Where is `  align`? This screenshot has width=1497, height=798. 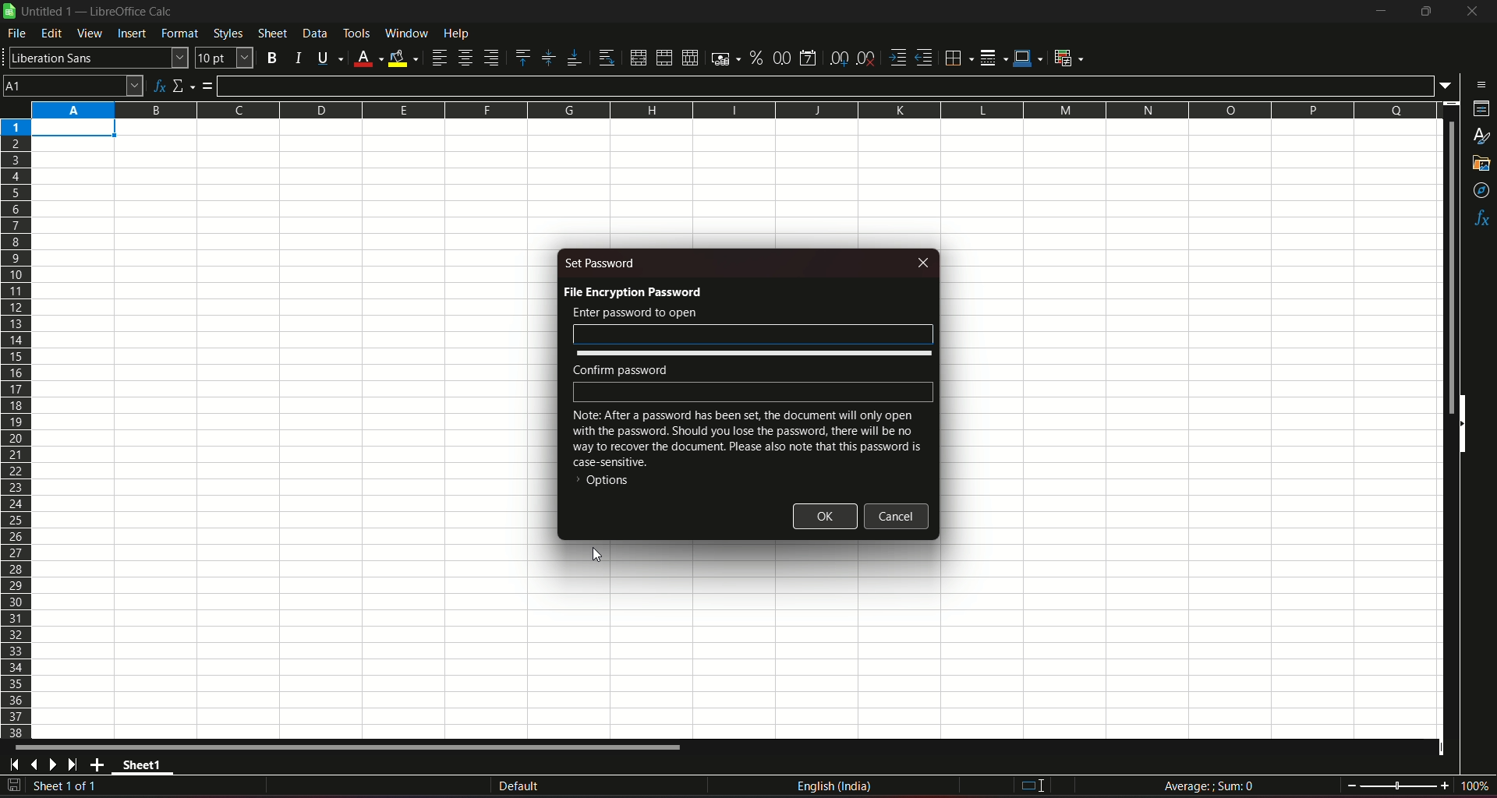
  align is located at coordinates (438, 58).